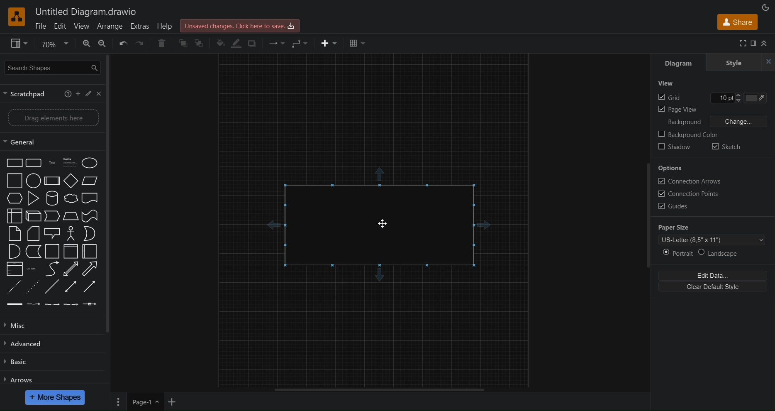  What do you see at coordinates (724, 254) in the screenshot?
I see `Landscape` at bounding box center [724, 254].